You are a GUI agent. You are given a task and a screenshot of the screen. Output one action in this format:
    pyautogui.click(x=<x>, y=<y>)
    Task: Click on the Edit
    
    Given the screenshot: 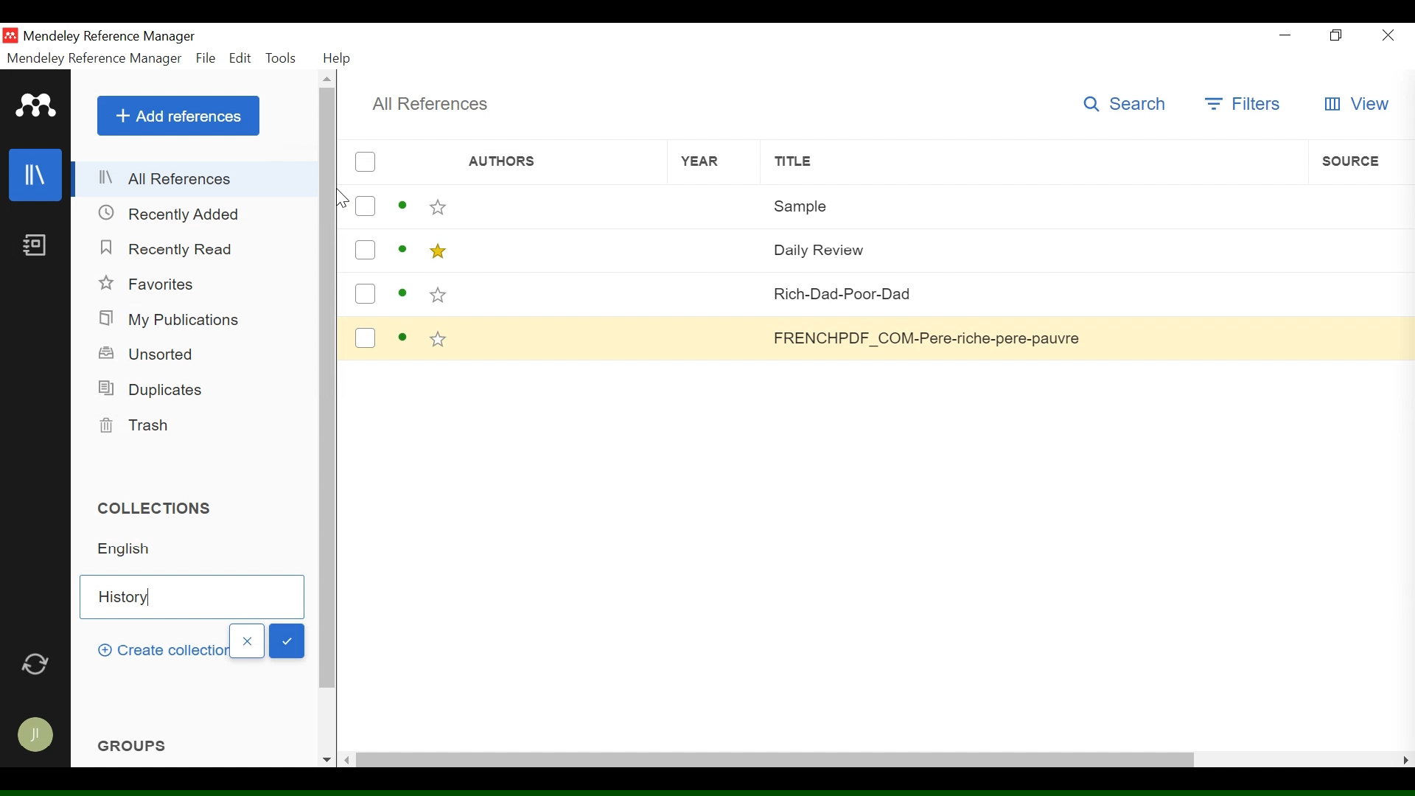 What is the action you would take?
    pyautogui.click(x=241, y=59)
    